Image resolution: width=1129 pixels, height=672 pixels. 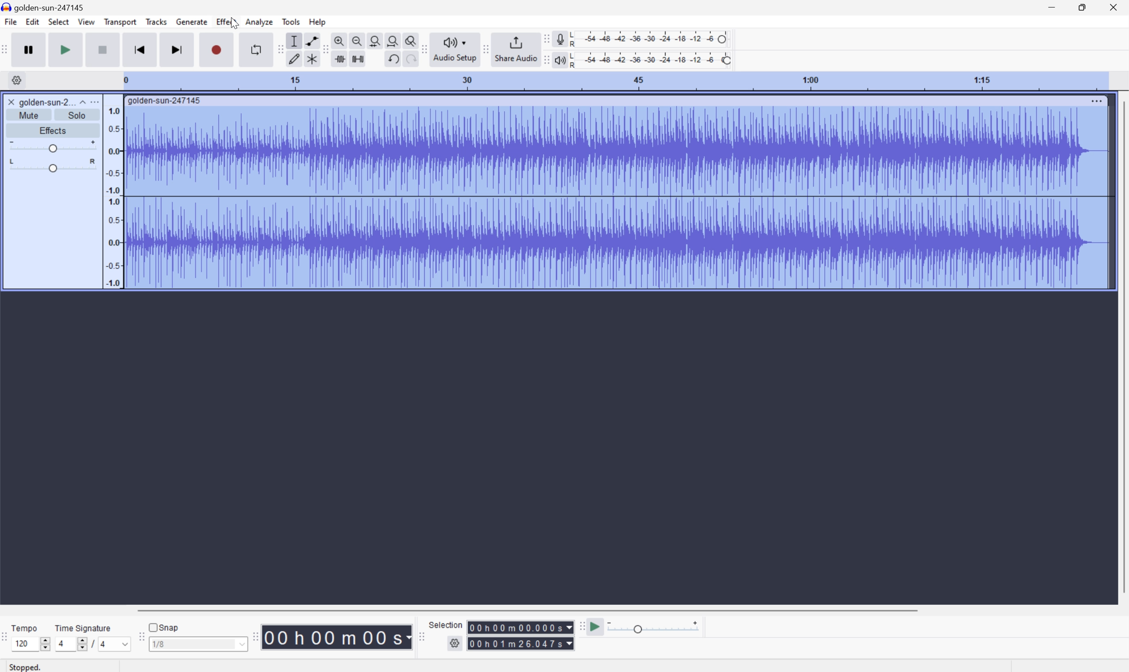 What do you see at coordinates (581, 627) in the screenshot?
I see `Audacity play at speed toolbar` at bounding box center [581, 627].